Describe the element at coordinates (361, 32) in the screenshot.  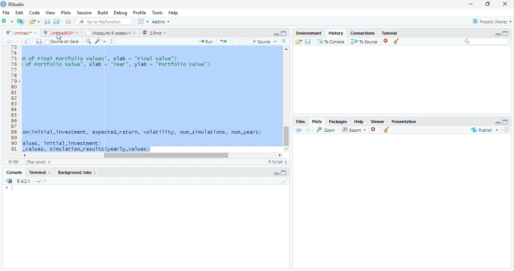
I see `‘Connections` at that location.